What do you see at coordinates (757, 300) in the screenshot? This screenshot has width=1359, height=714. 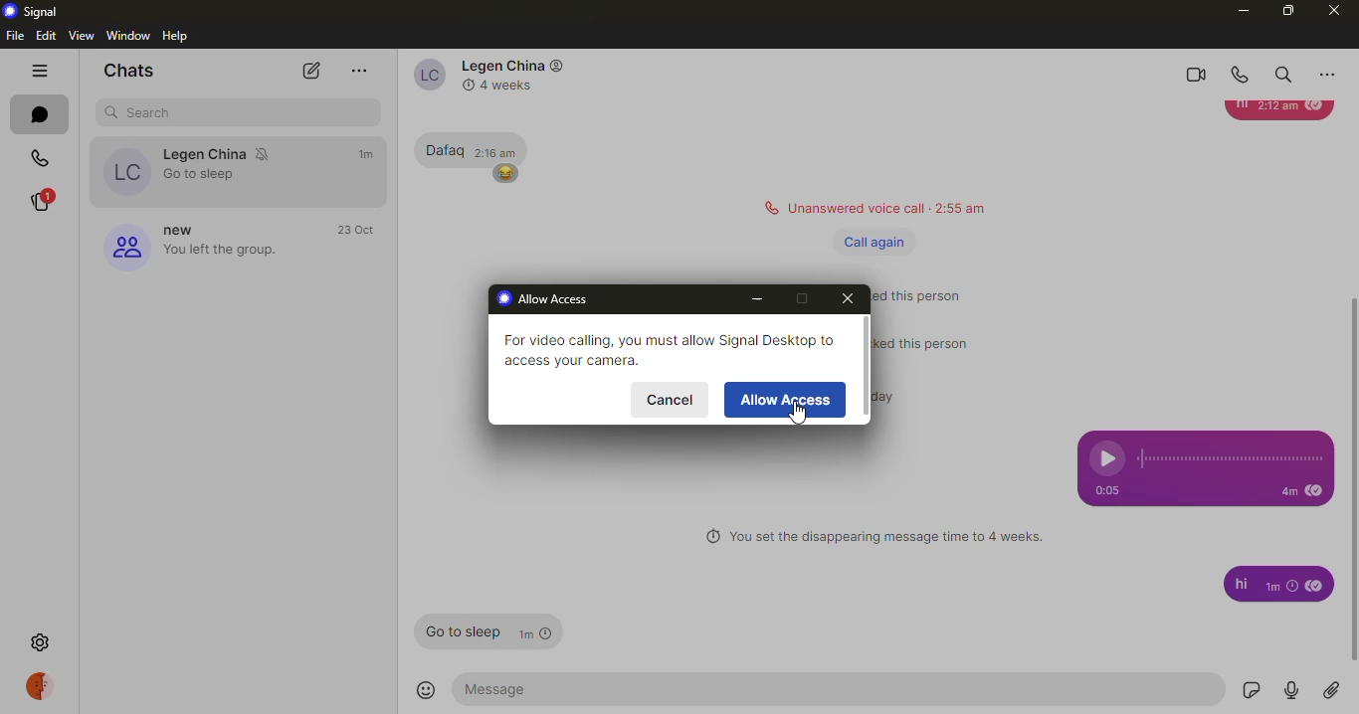 I see `minimize` at bounding box center [757, 300].